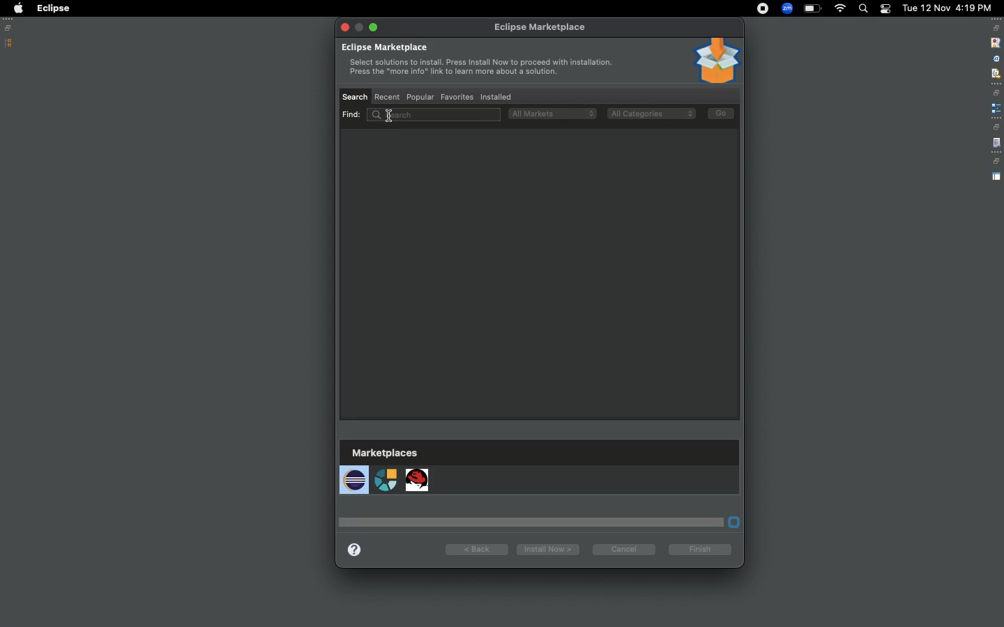 This screenshot has height=627, width=1004. What do you see at coordinates (388, 117) in the screenshot?
I see `cursor` at bounding box center [388, 117].